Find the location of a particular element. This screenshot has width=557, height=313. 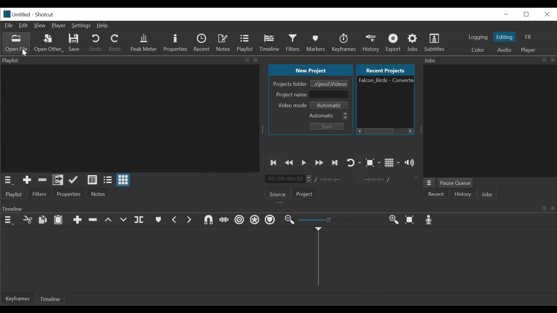

View as icons is located at coordinates (124, 180).